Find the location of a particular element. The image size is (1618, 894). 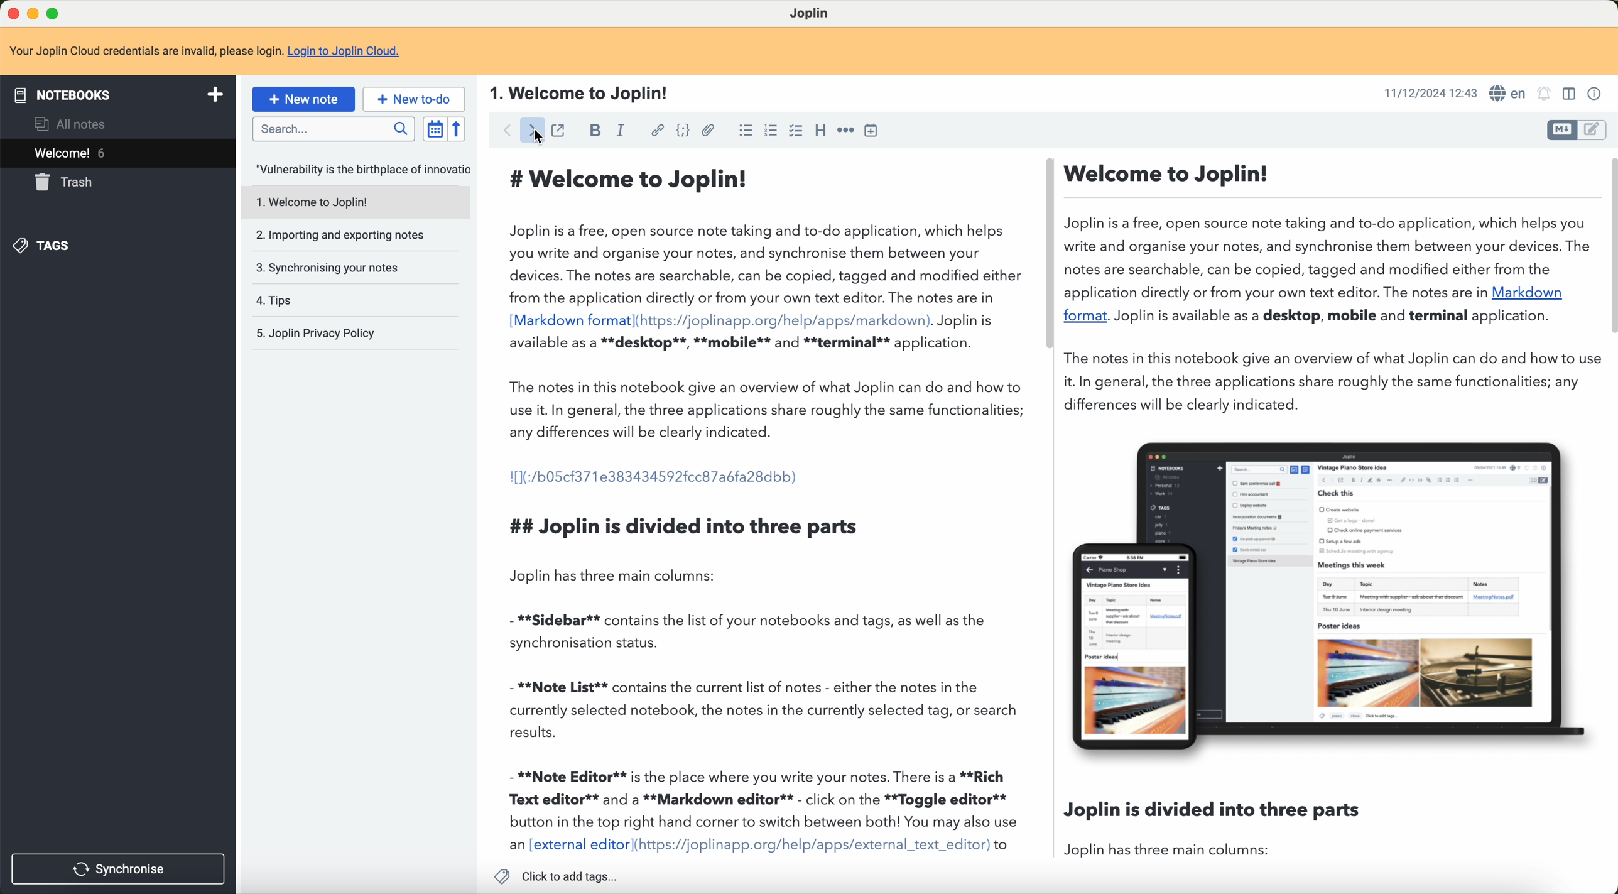

welcome to joplin is located at coordinates (312, 204).